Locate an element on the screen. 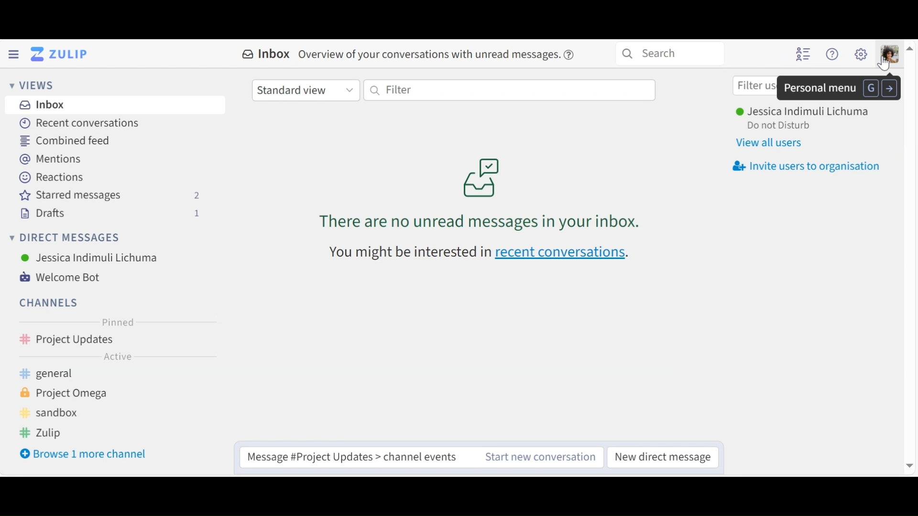  Message #Project Updates > channel events is located at coordinates (349, 458).